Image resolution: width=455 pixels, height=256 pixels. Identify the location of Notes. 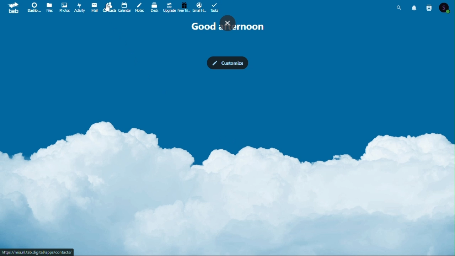
(140, 8).